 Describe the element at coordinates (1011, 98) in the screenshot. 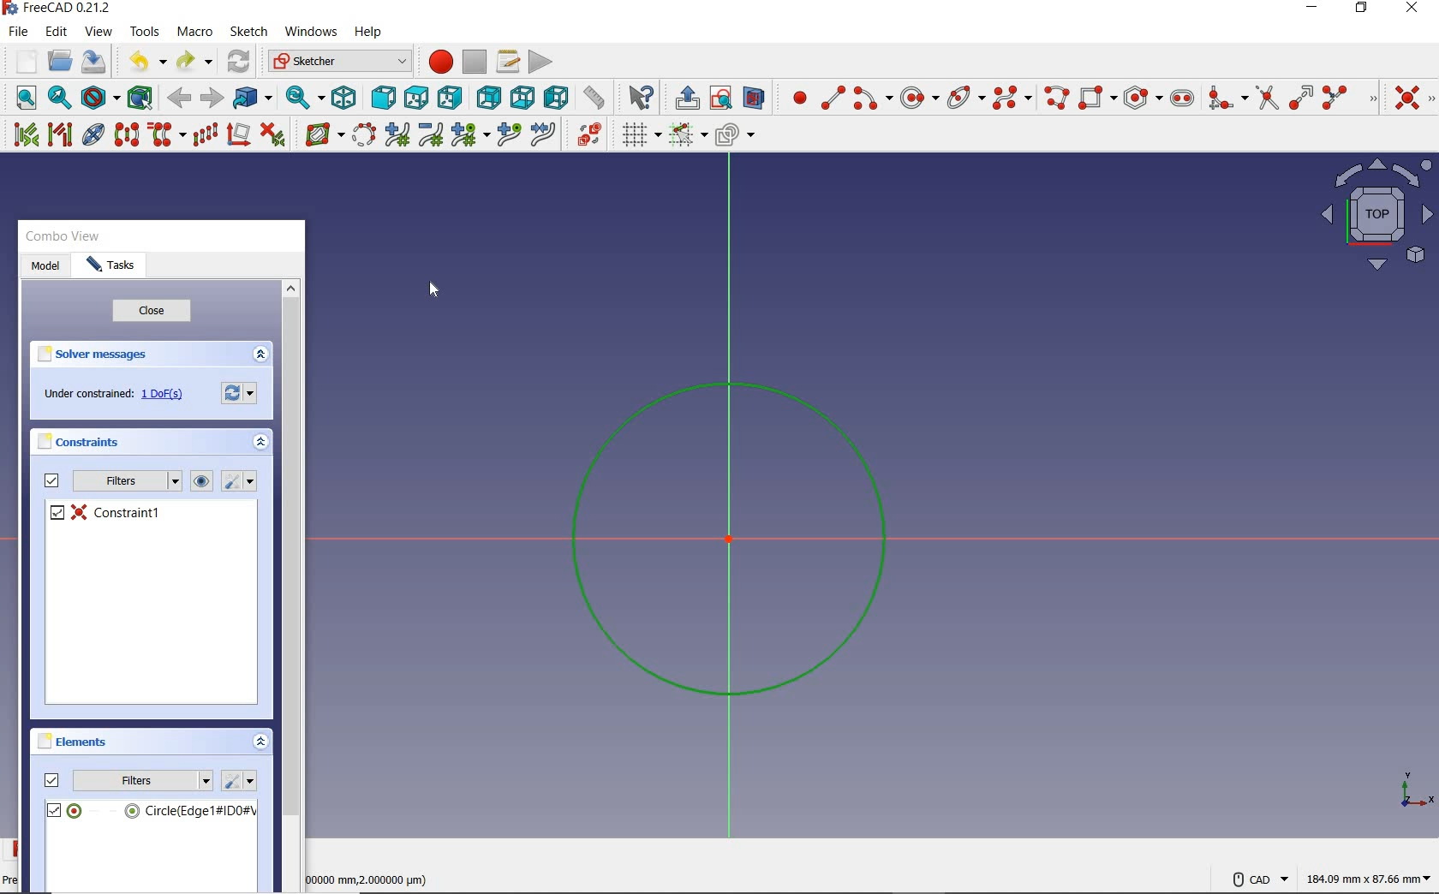

I see `create B-Spline` at that location.